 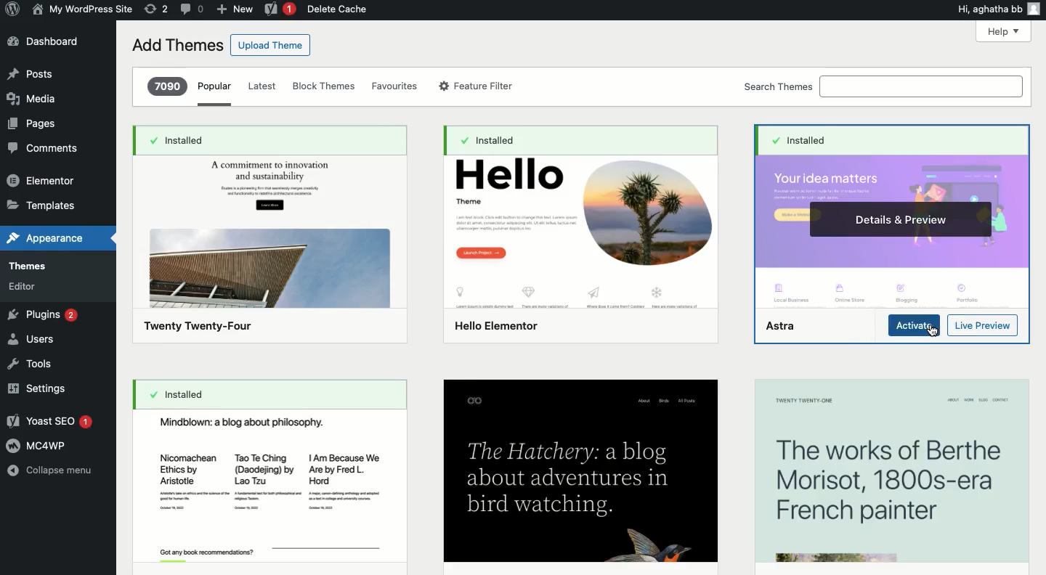 I want to click on Installed, so click(x=274, y=140).